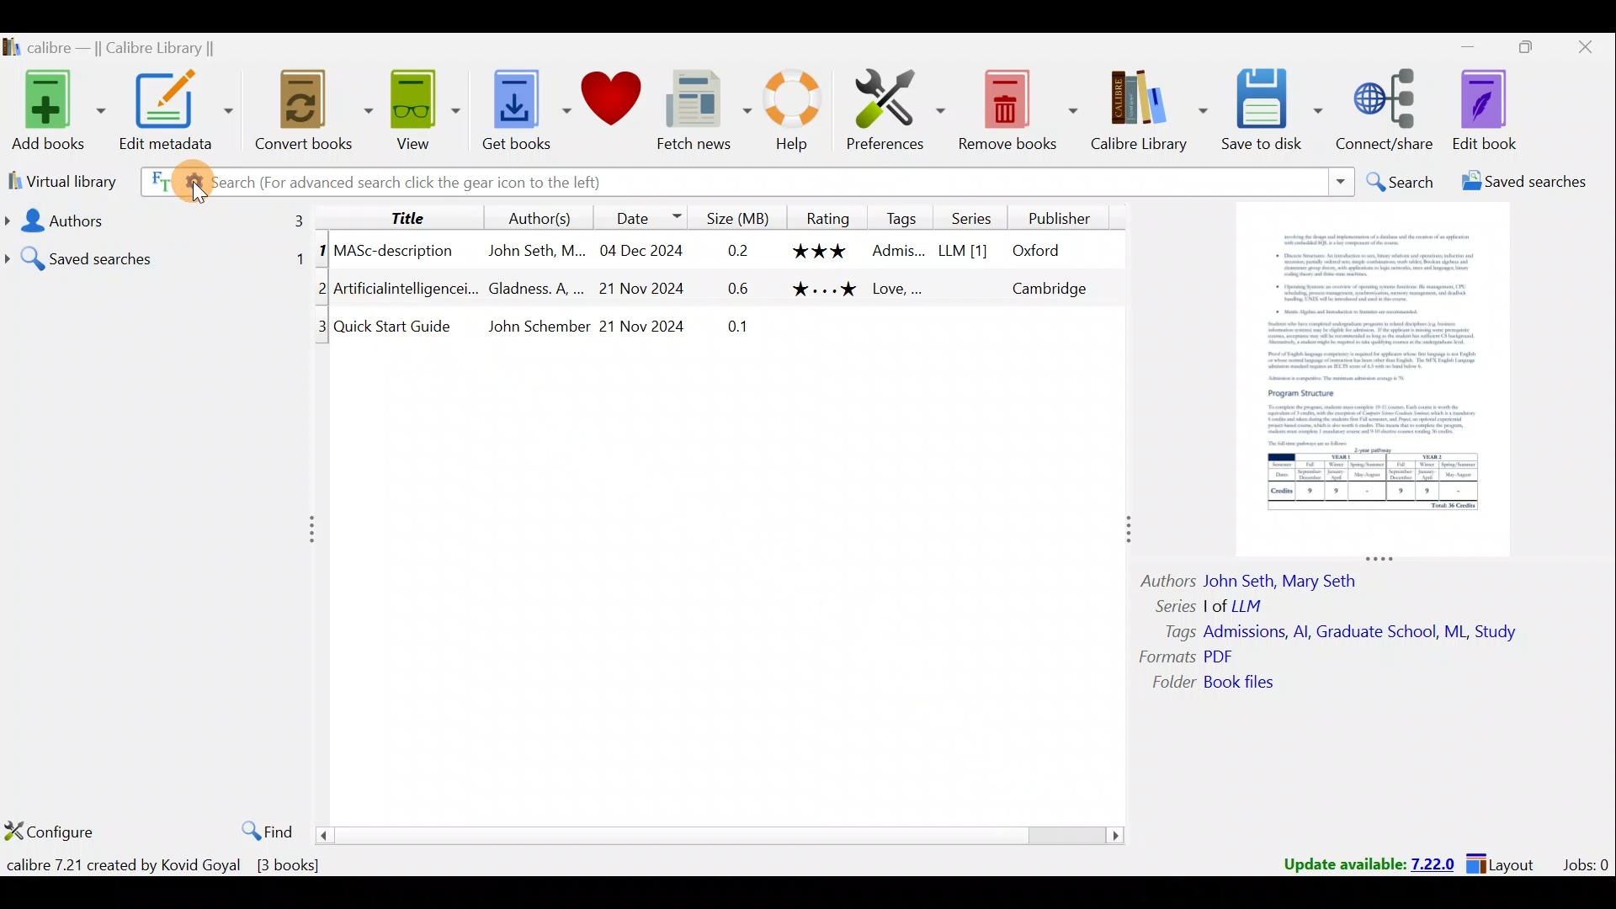 This screenshot has height=909, width=1616. What do you see at coordinates (131, 47) in the screenshot?
I see `calibre — || Calibre Library ||` at bounding box center [131, 47].